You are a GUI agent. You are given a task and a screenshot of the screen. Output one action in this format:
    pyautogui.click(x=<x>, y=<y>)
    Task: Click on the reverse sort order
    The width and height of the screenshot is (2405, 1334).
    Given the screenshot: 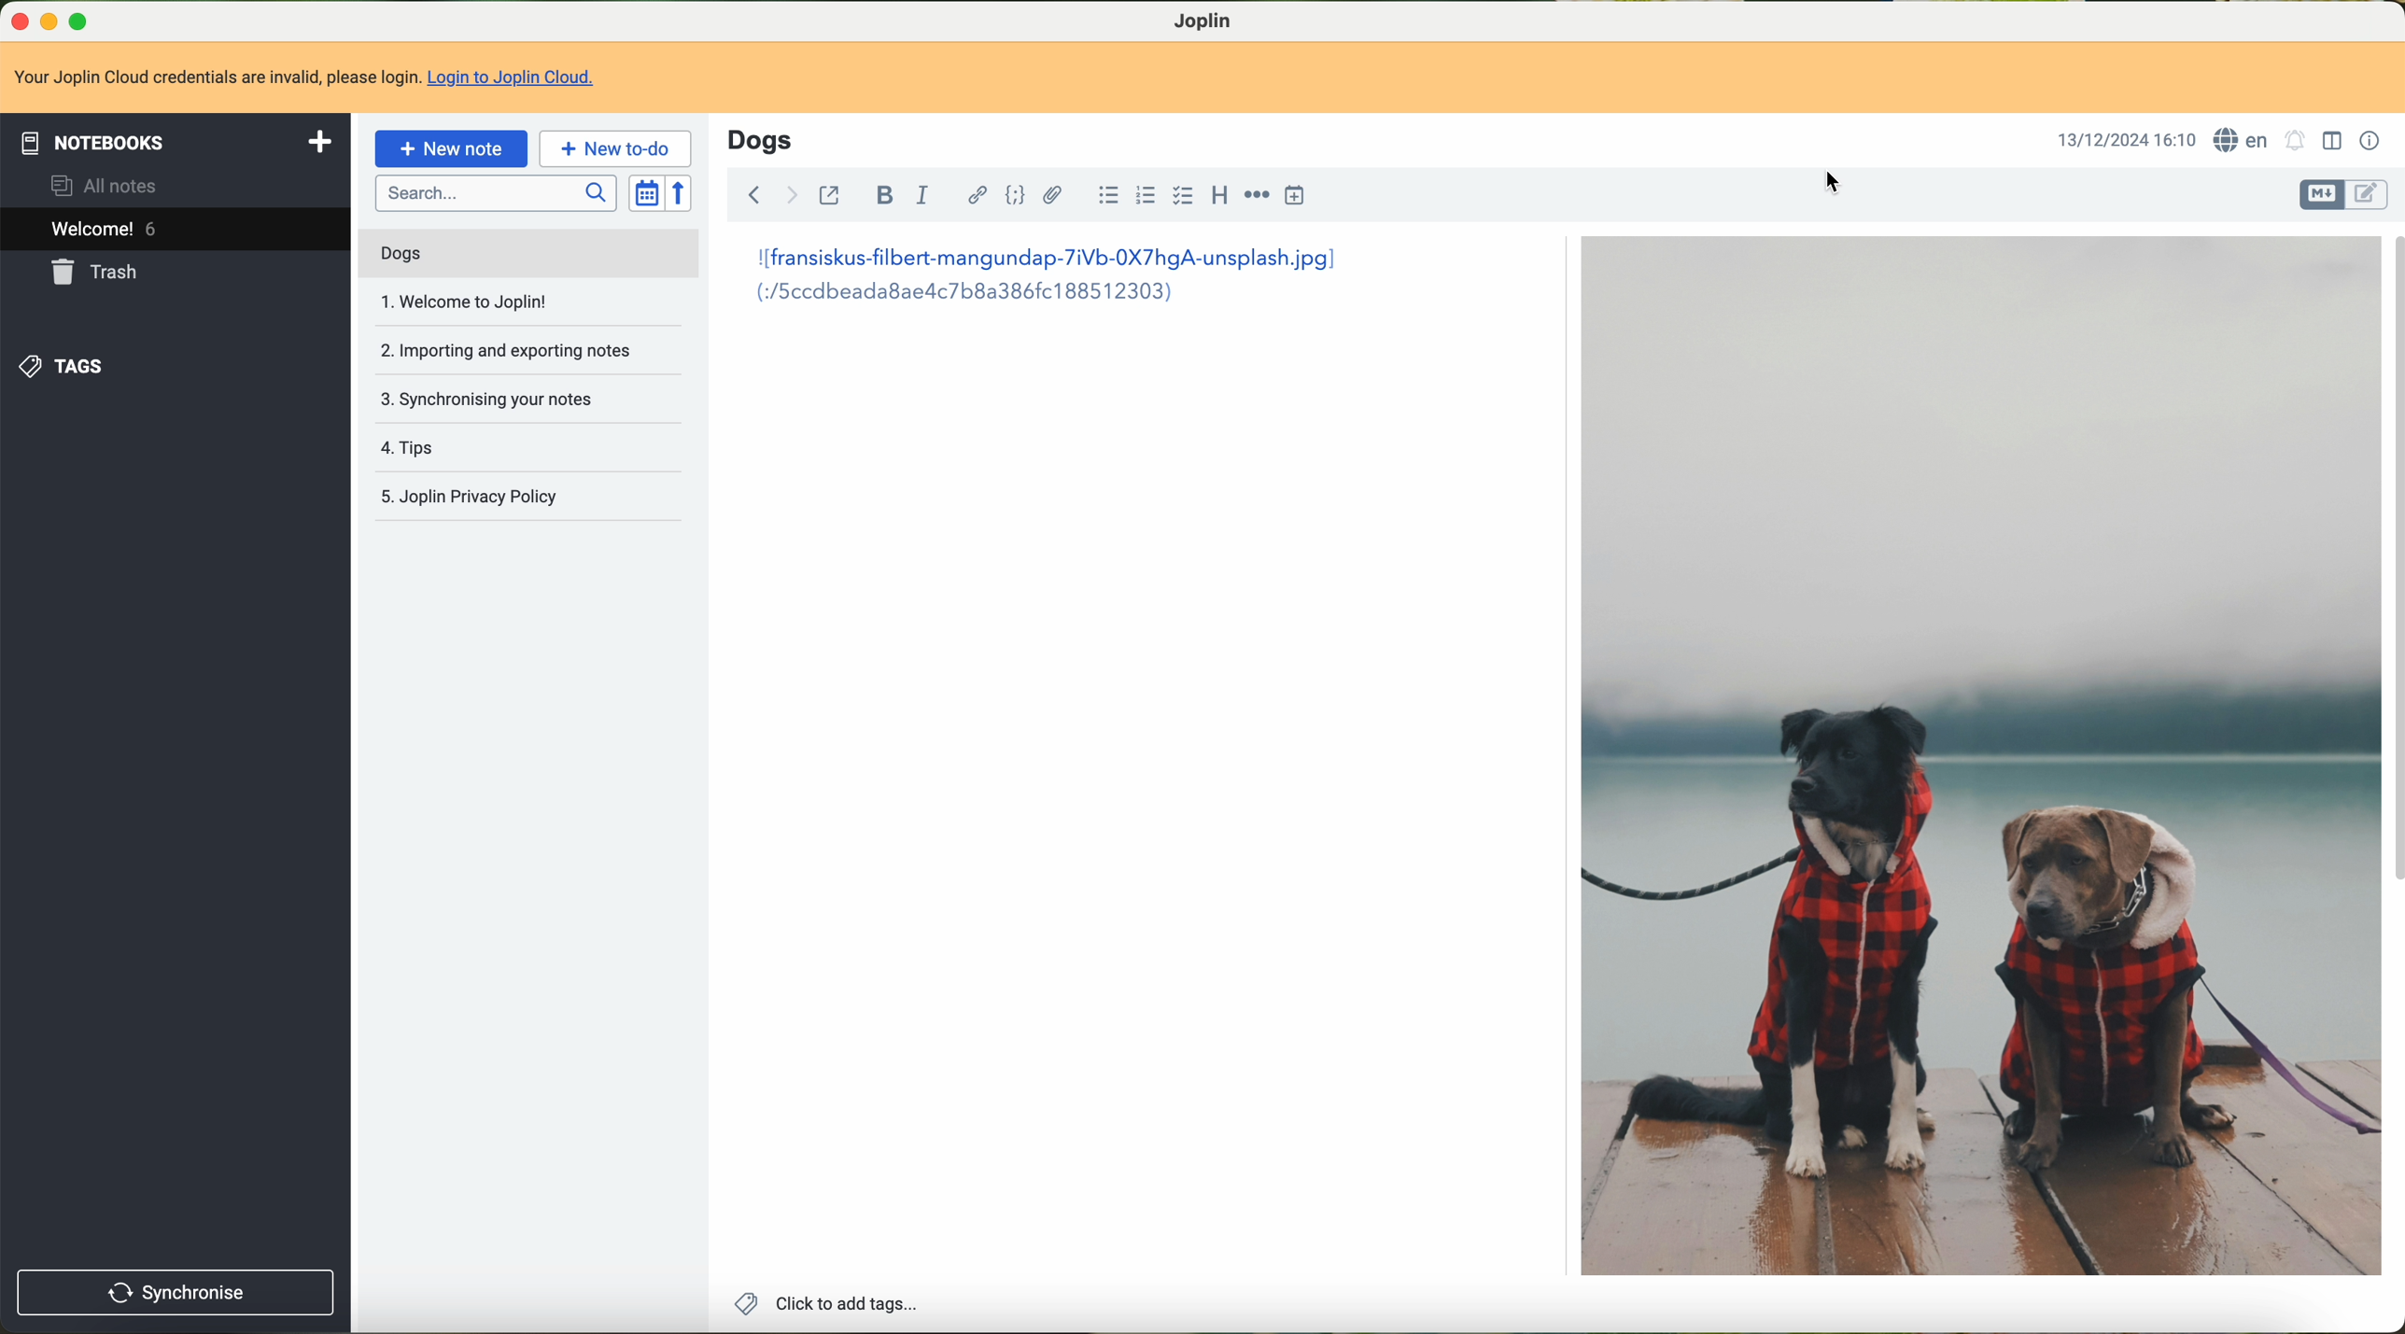 What is the action you would take?
    pyautogui.click(x=682, y=194)
    